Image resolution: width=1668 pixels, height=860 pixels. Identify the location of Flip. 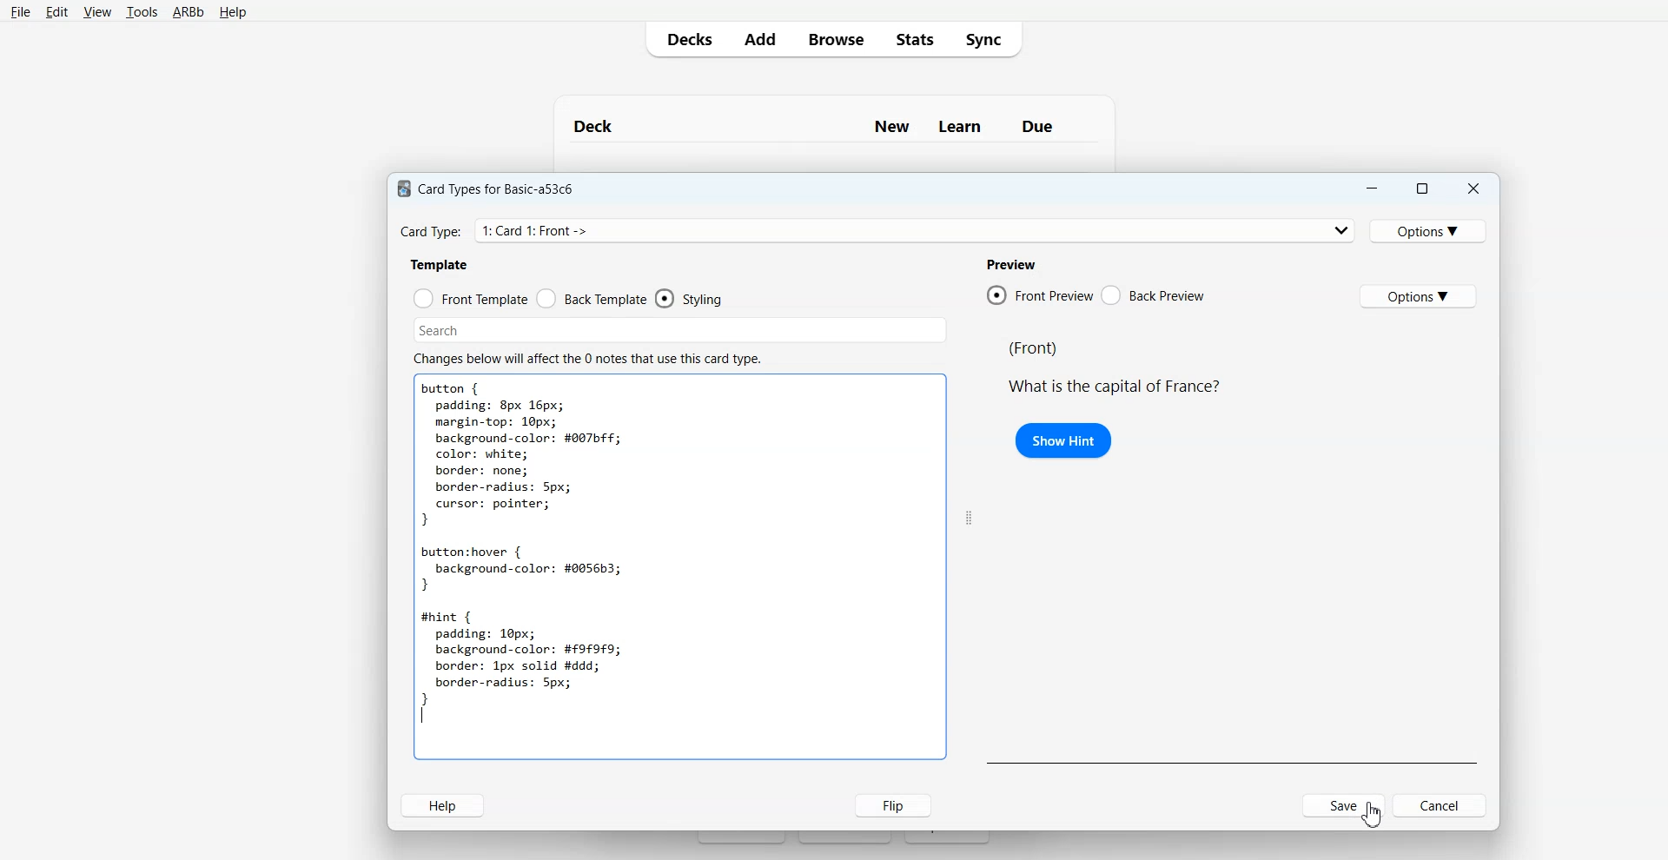
(889, 804).